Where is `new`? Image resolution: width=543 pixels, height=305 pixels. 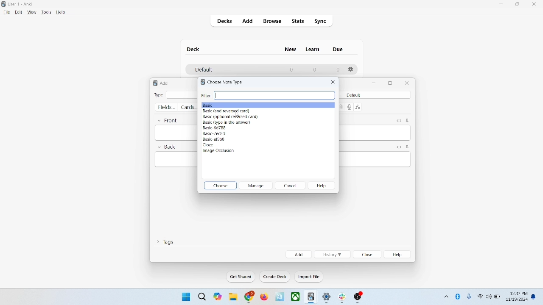 new is located at coordinates (291, 49).